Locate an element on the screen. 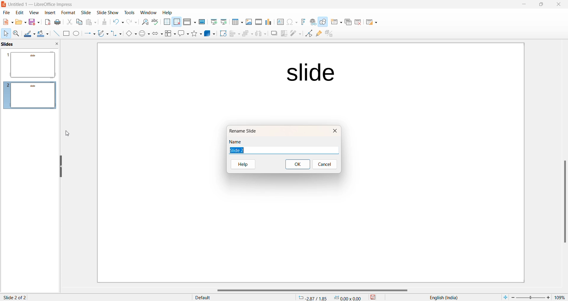  Master slide is located at coordinates (202, 22).